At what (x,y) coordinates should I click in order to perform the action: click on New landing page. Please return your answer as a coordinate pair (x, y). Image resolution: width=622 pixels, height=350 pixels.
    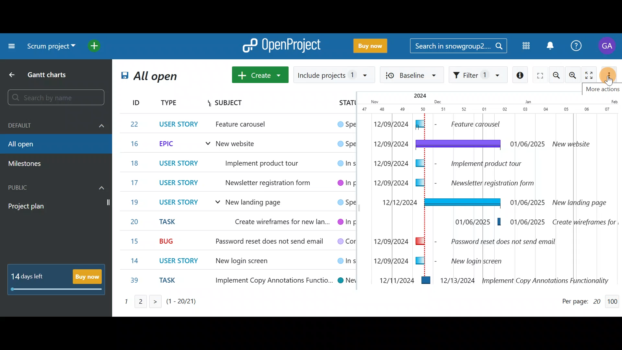
    Looking at the image, I should click on (265, 203).